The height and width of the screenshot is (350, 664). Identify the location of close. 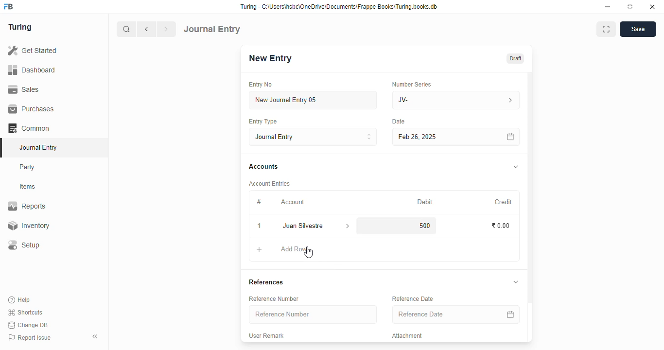
(652, 7).